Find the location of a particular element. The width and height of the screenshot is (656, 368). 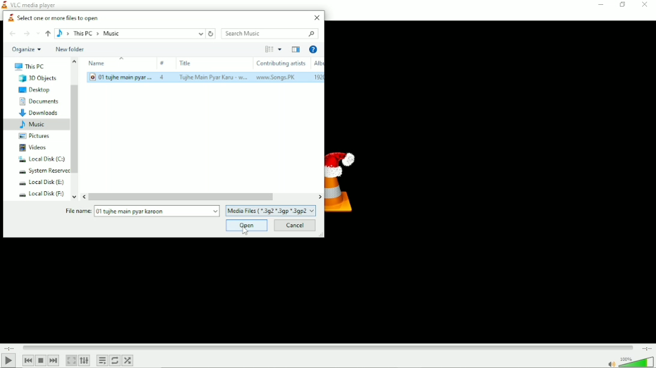

up to ''This PC'' is located at coordinates (48, 34).